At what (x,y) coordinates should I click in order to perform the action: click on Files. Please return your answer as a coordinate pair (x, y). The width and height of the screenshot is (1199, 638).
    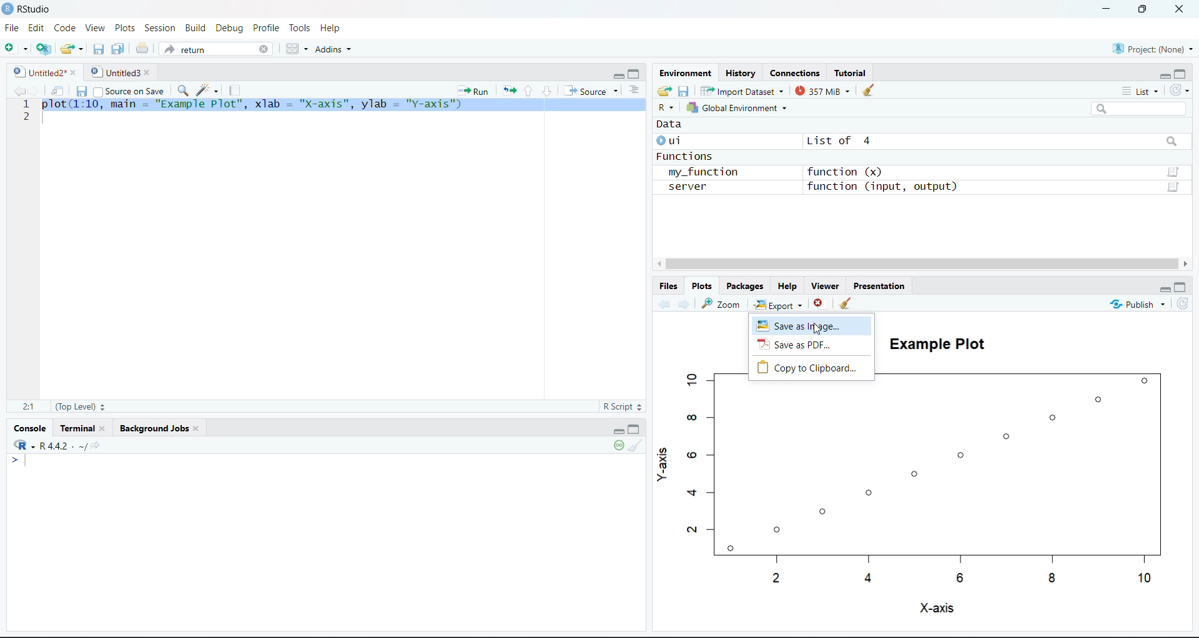
    Looking at the image, I should click on (669, 286).